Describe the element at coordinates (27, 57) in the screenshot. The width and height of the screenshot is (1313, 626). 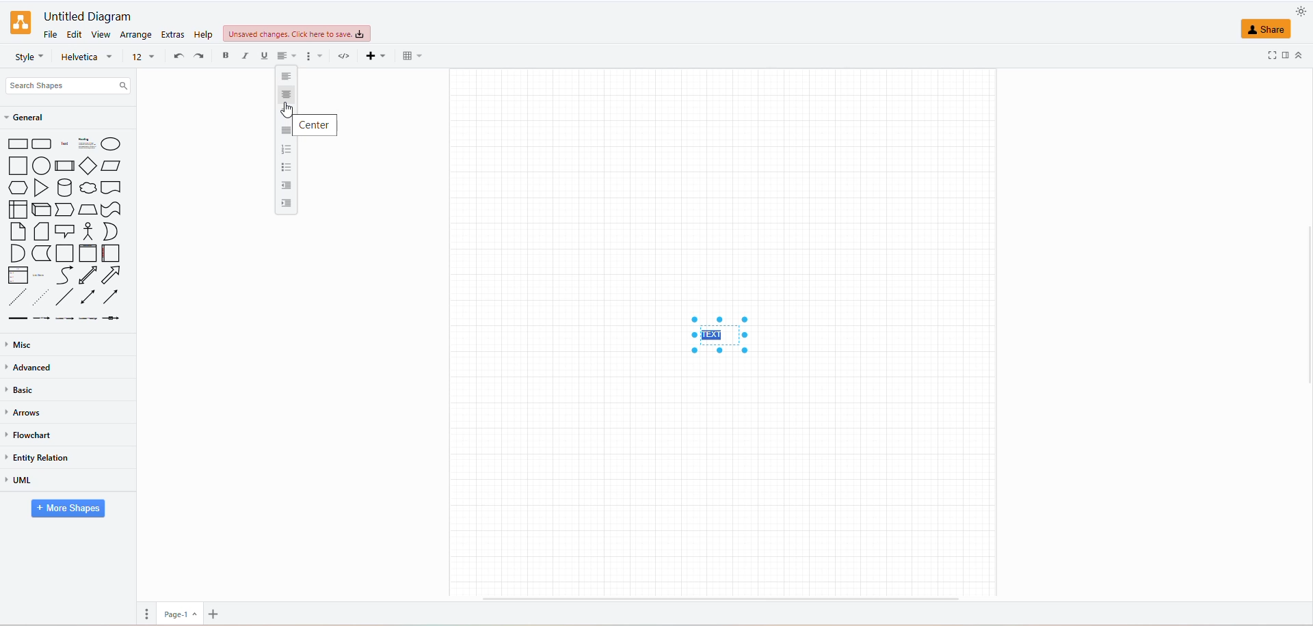
I see `styles` at that location.